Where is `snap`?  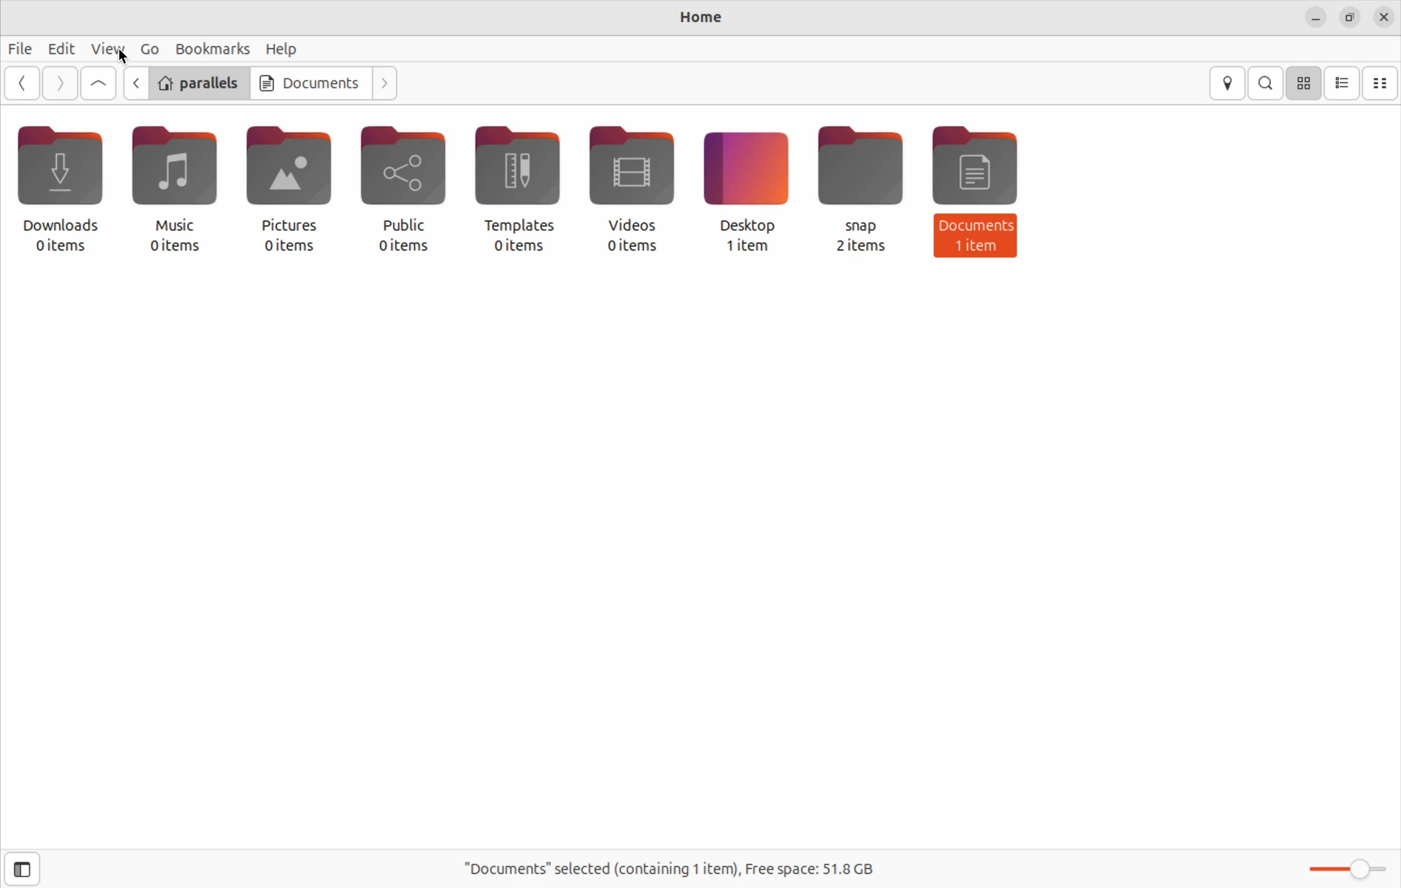
snap is located at coordinates (862, 174).